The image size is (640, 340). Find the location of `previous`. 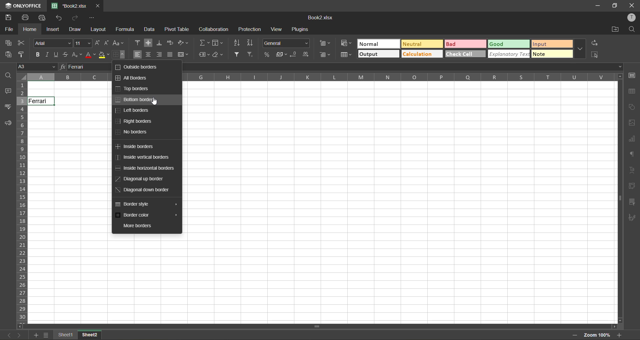

previous is located at coordinates (10, 335).